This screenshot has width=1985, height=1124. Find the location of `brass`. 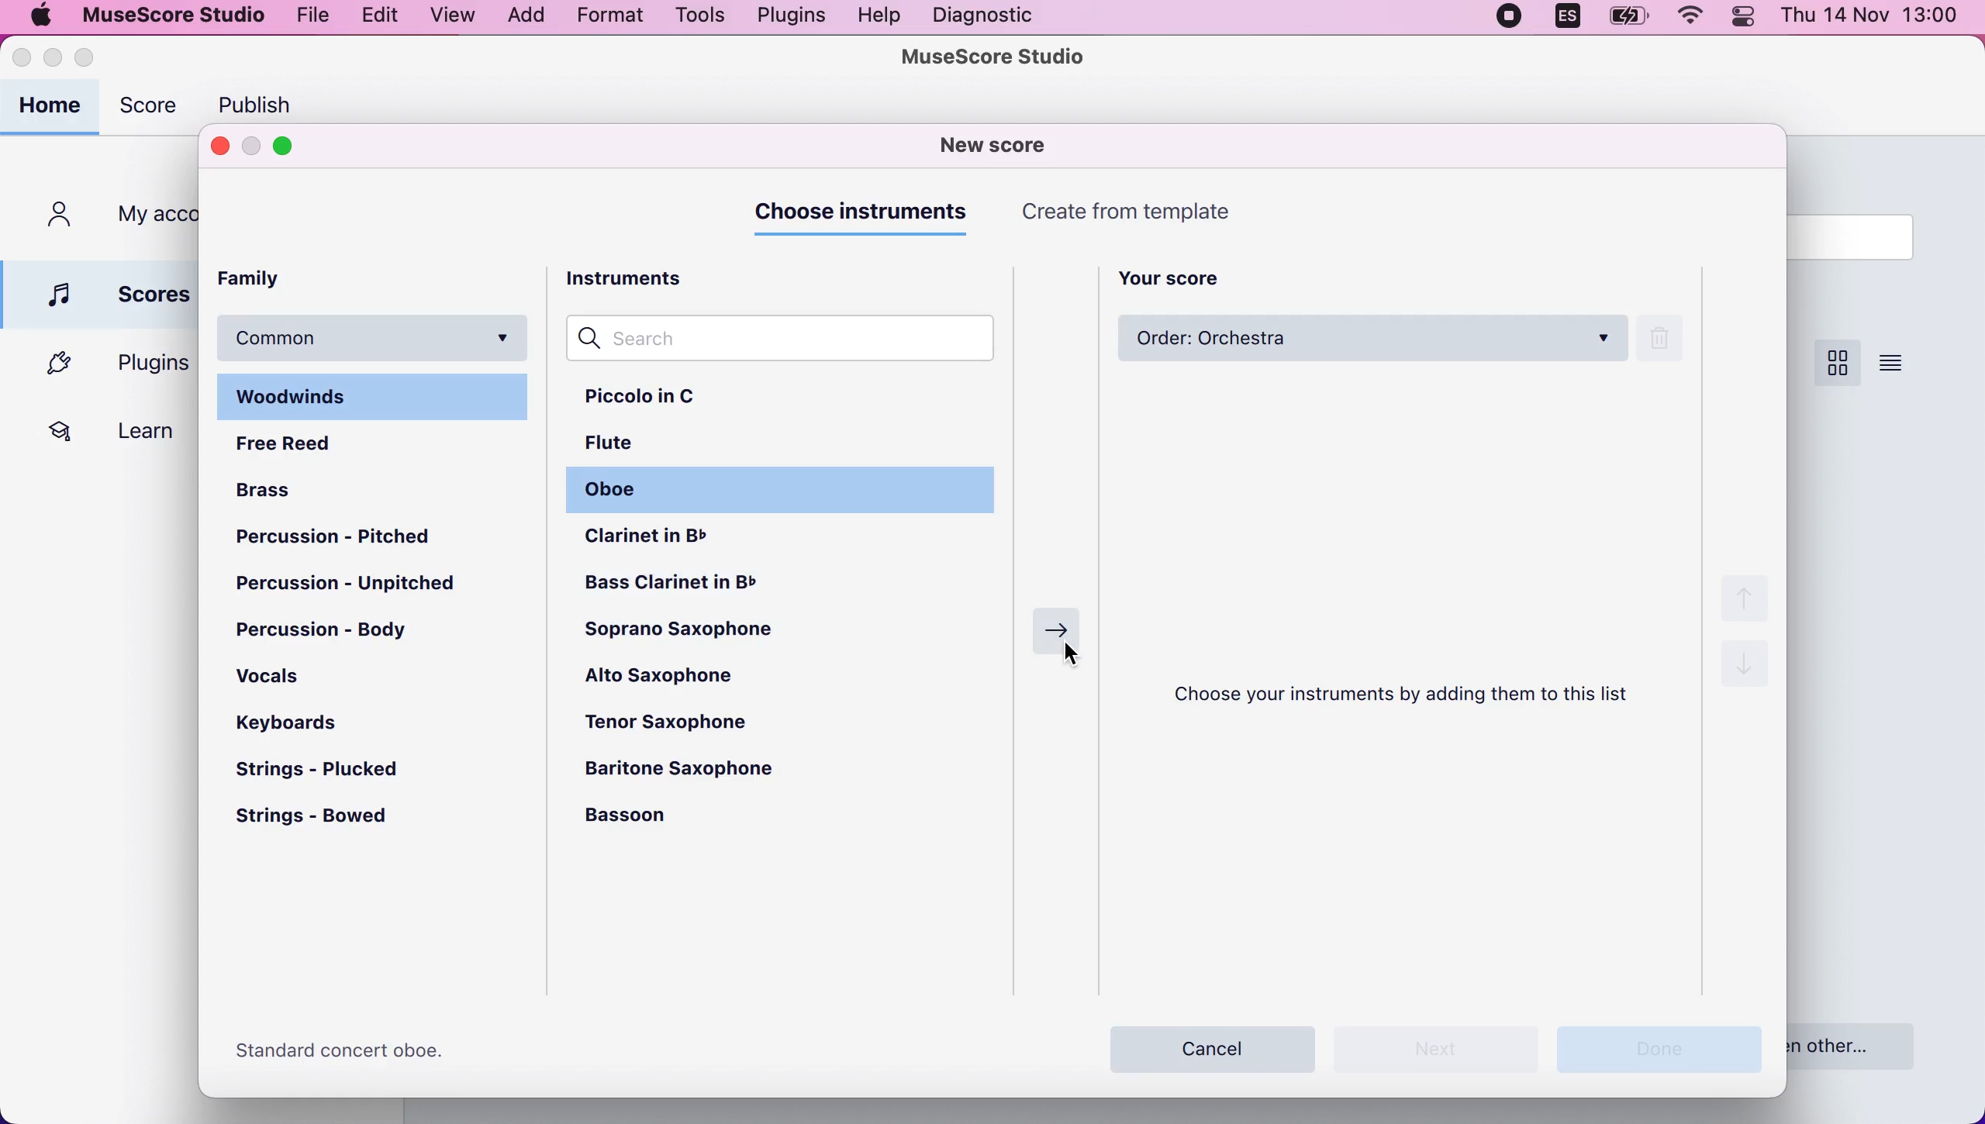

brass is located at coordinates (279, 487).